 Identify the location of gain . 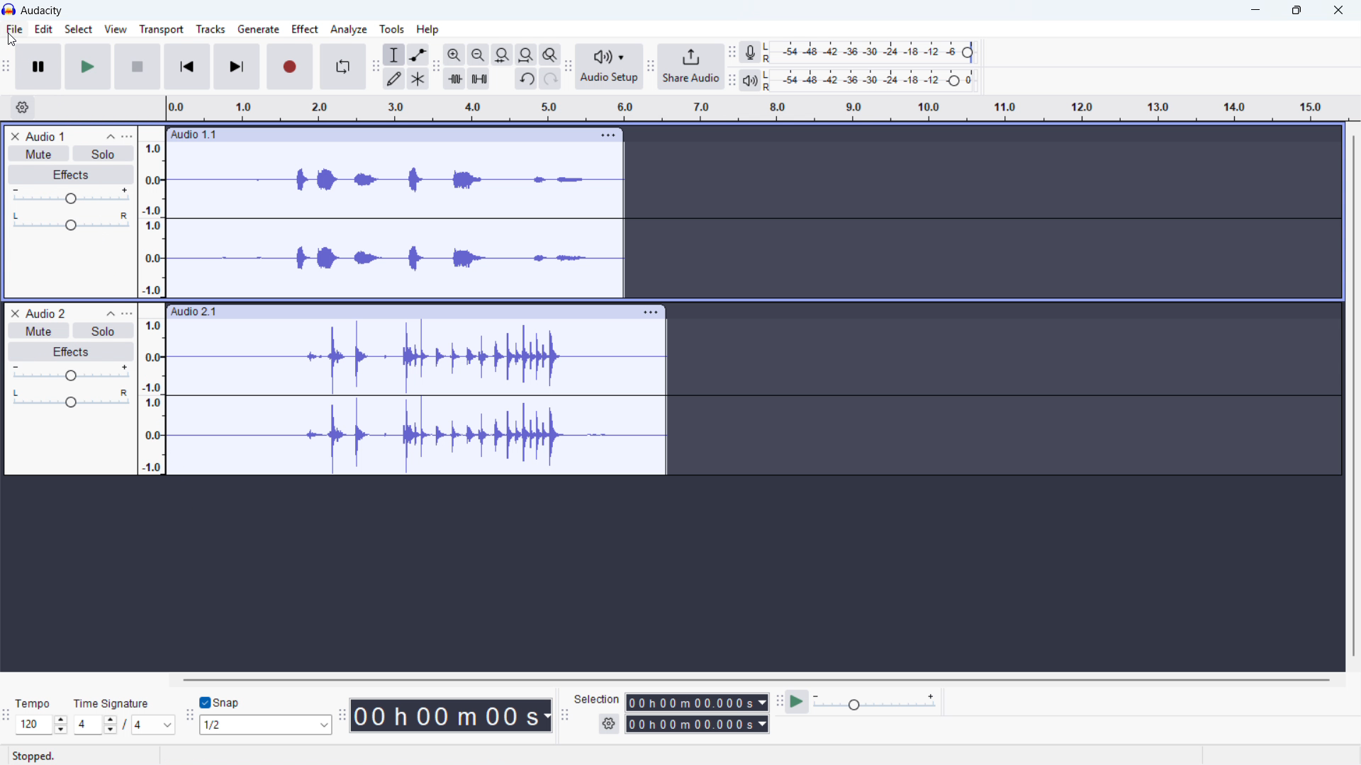
(71, 373).